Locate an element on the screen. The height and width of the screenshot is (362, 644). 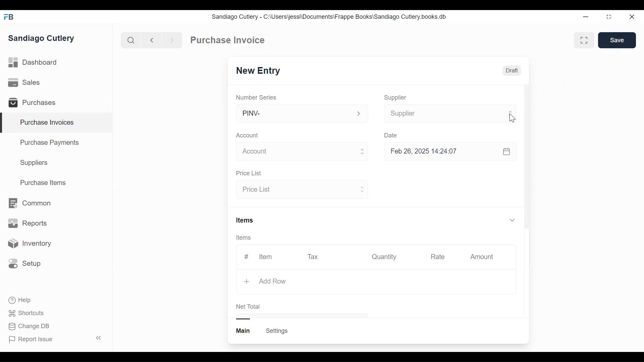
Expand is located at coordinates (363, 152).